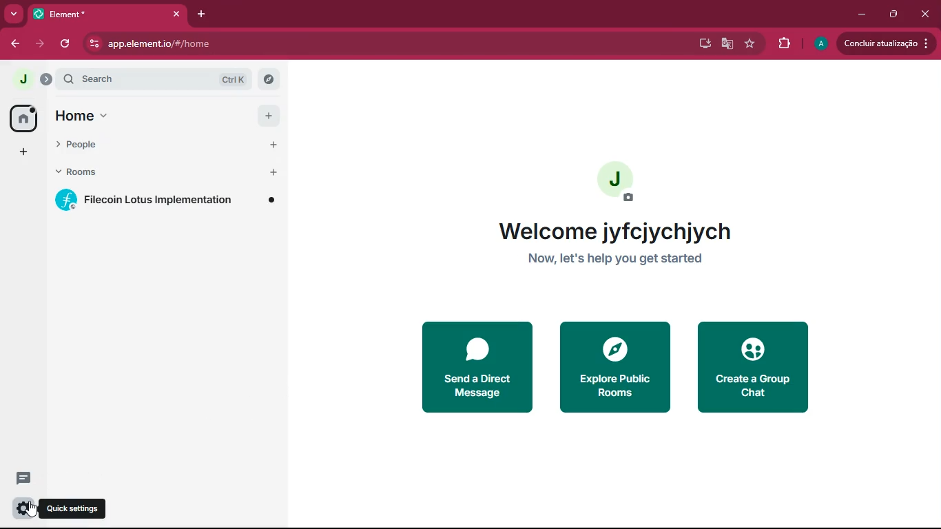 This screenshot has height=529, width=941. I want to click on concluir atualizacao, so click(887, 43).